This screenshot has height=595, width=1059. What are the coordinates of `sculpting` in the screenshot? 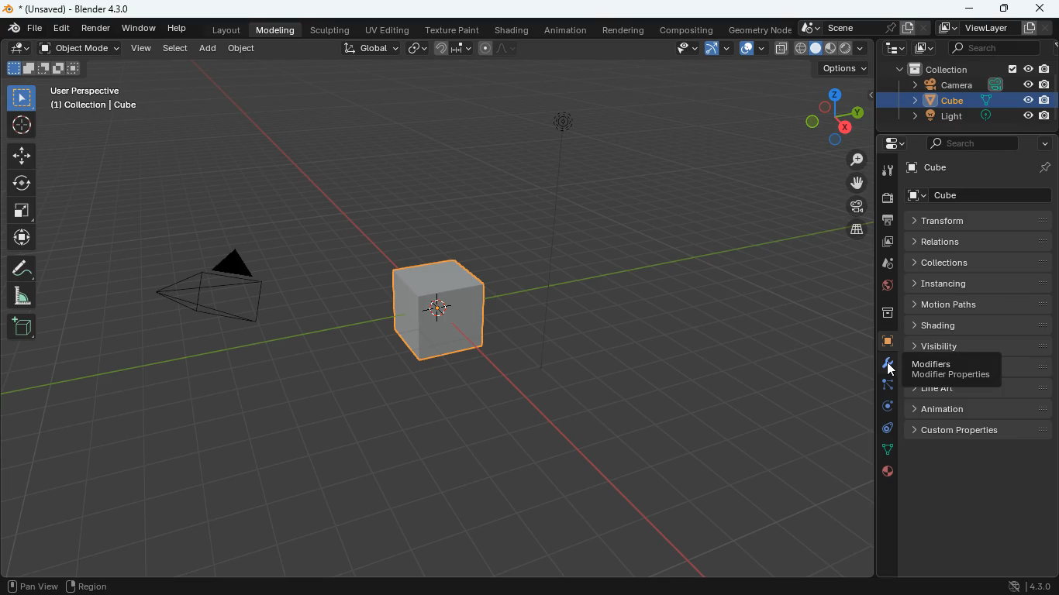 It's located at (333, 29).